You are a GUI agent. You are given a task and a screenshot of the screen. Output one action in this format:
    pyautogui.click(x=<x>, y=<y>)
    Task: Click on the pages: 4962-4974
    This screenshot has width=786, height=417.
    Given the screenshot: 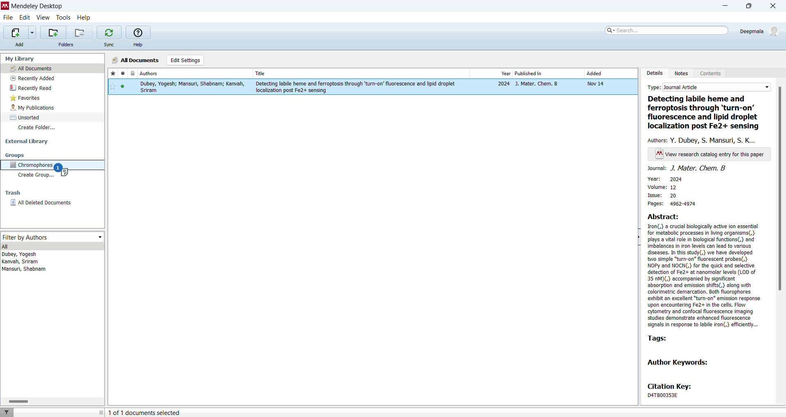 What is the action you would take?
    pyautogui.click(x=678, y=204)
    